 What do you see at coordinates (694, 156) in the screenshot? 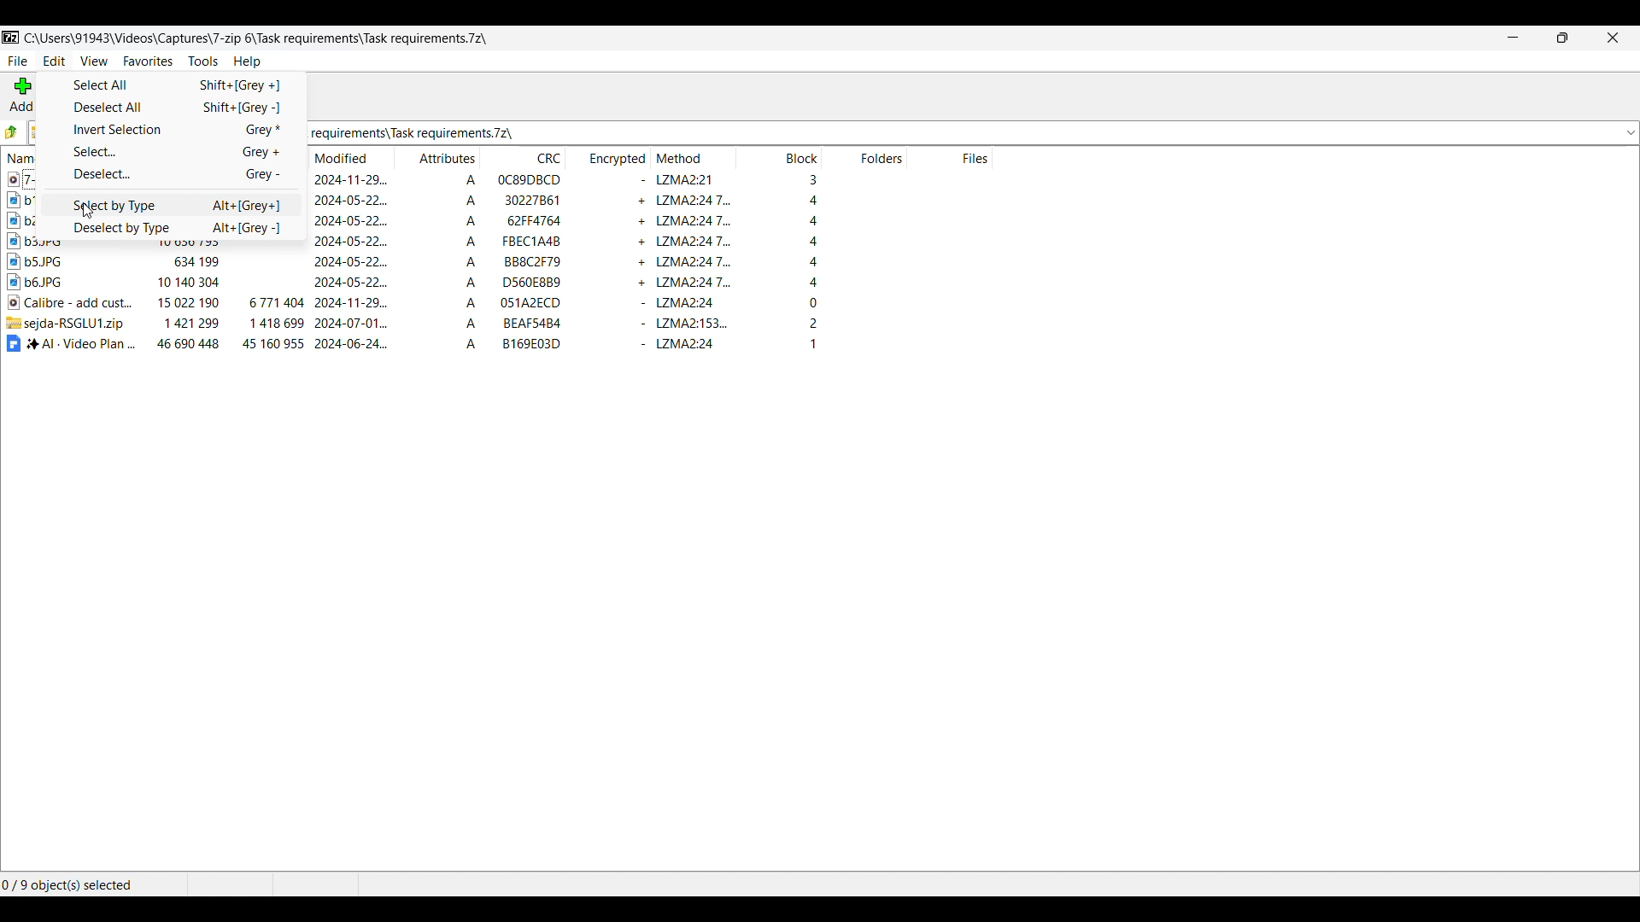
I see `Method column` at bounding box center [694, 156].